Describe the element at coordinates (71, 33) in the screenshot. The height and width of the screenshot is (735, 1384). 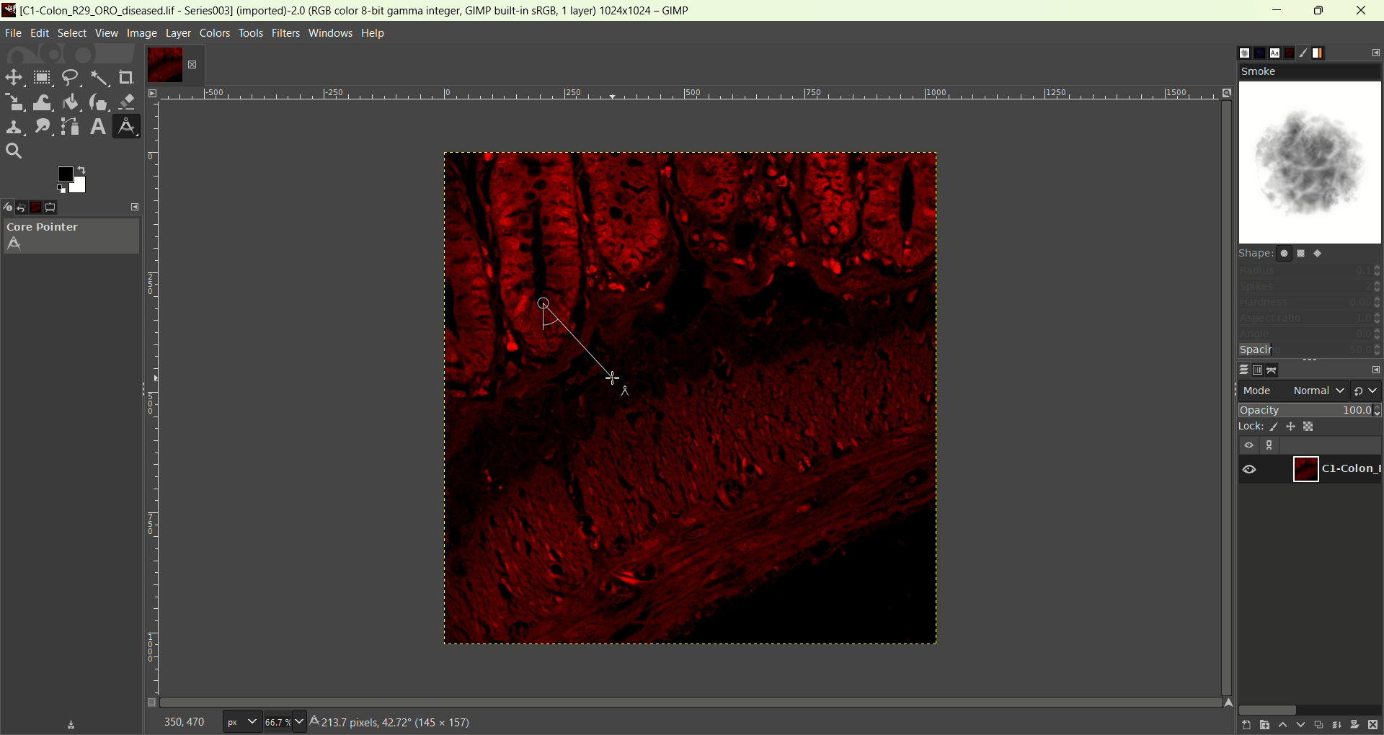
I see `select` at that location.